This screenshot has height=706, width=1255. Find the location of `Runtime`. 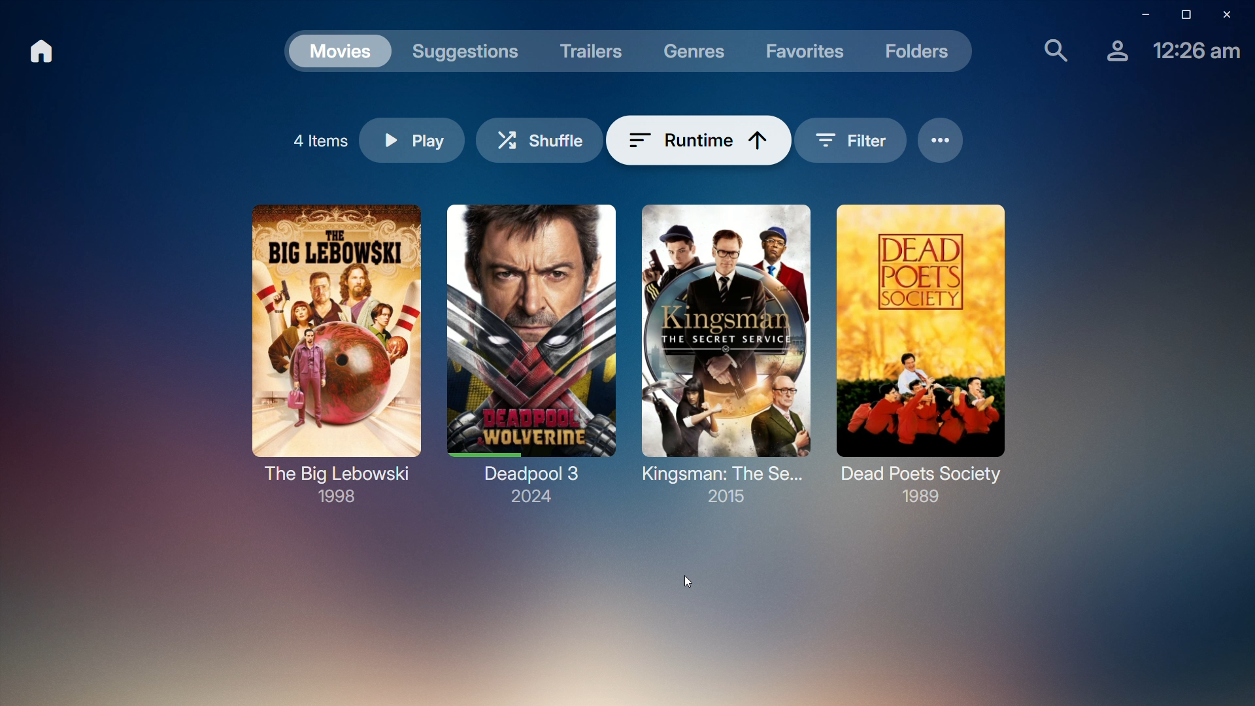

Runtime is located at coordinates (699, 139).